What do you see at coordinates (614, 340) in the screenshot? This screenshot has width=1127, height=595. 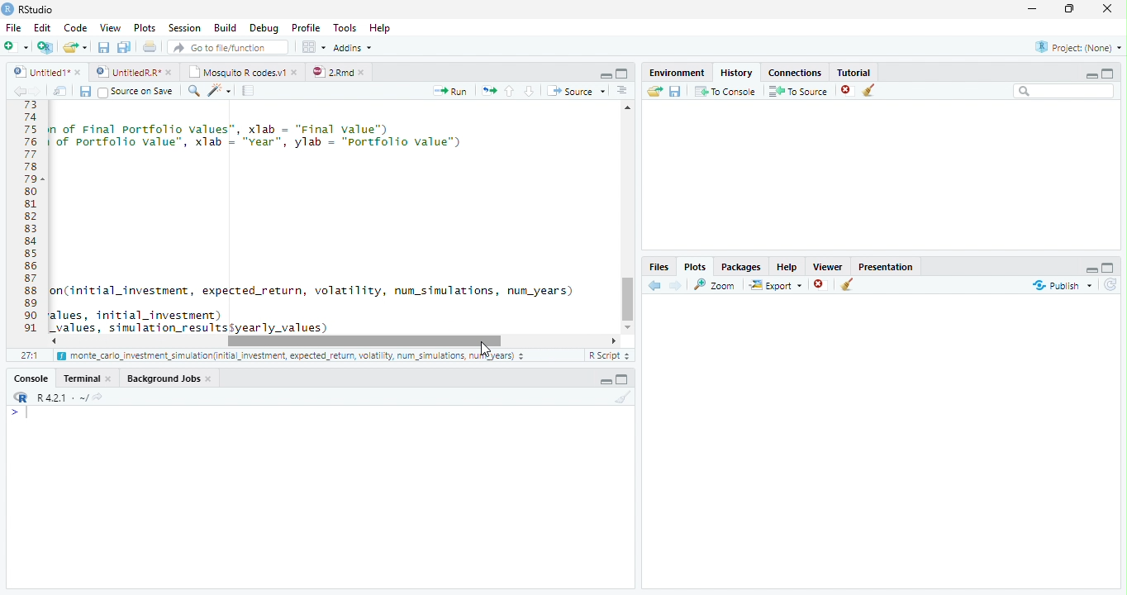 I see `Scroll Right` at bounding box center [614, 340].